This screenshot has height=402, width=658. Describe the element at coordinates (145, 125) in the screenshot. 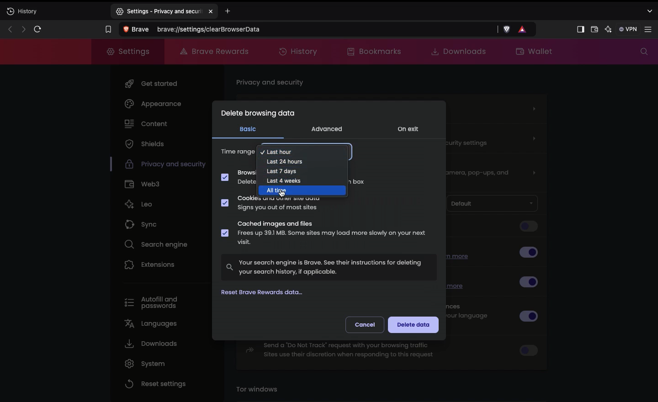

I see `Content` at that location.